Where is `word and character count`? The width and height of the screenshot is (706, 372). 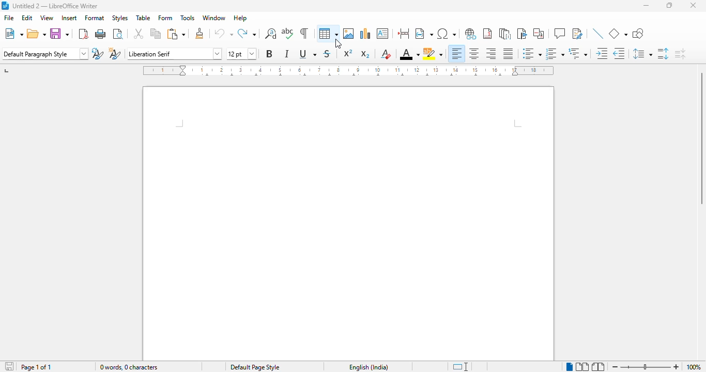
word and character count is located at coordinates (128, 367).